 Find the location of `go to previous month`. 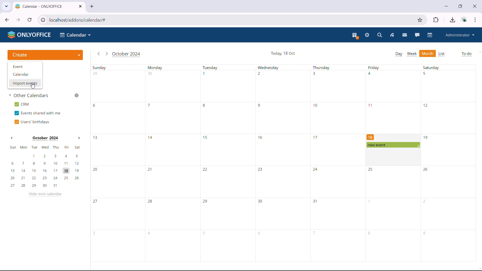

go to previous month is located at coordinates (98, 54).